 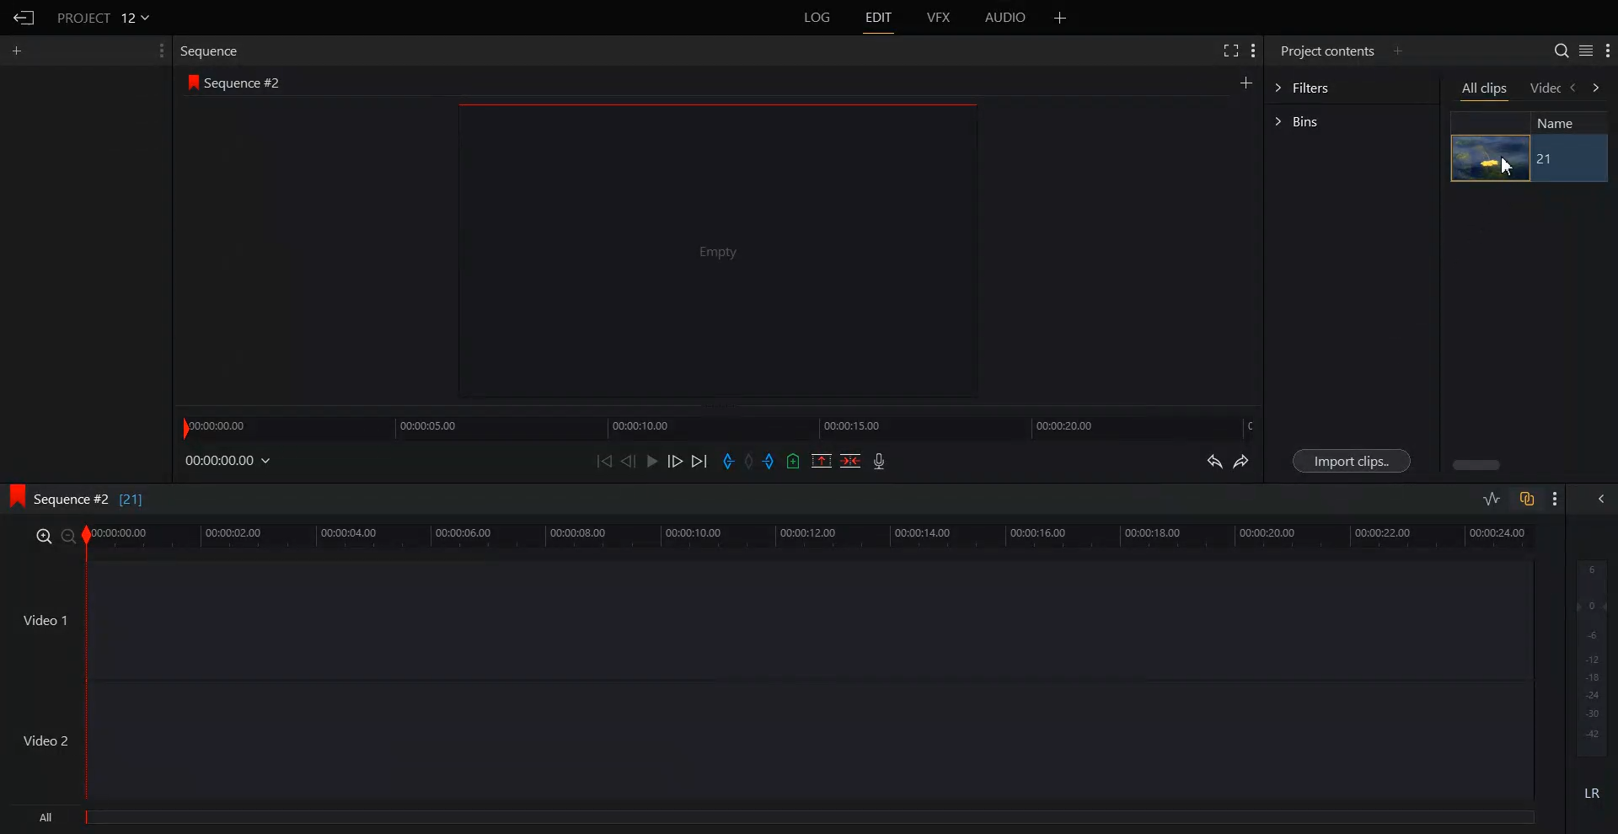 I want to click on 00:00:00.00 , so click(x=230, y=460).